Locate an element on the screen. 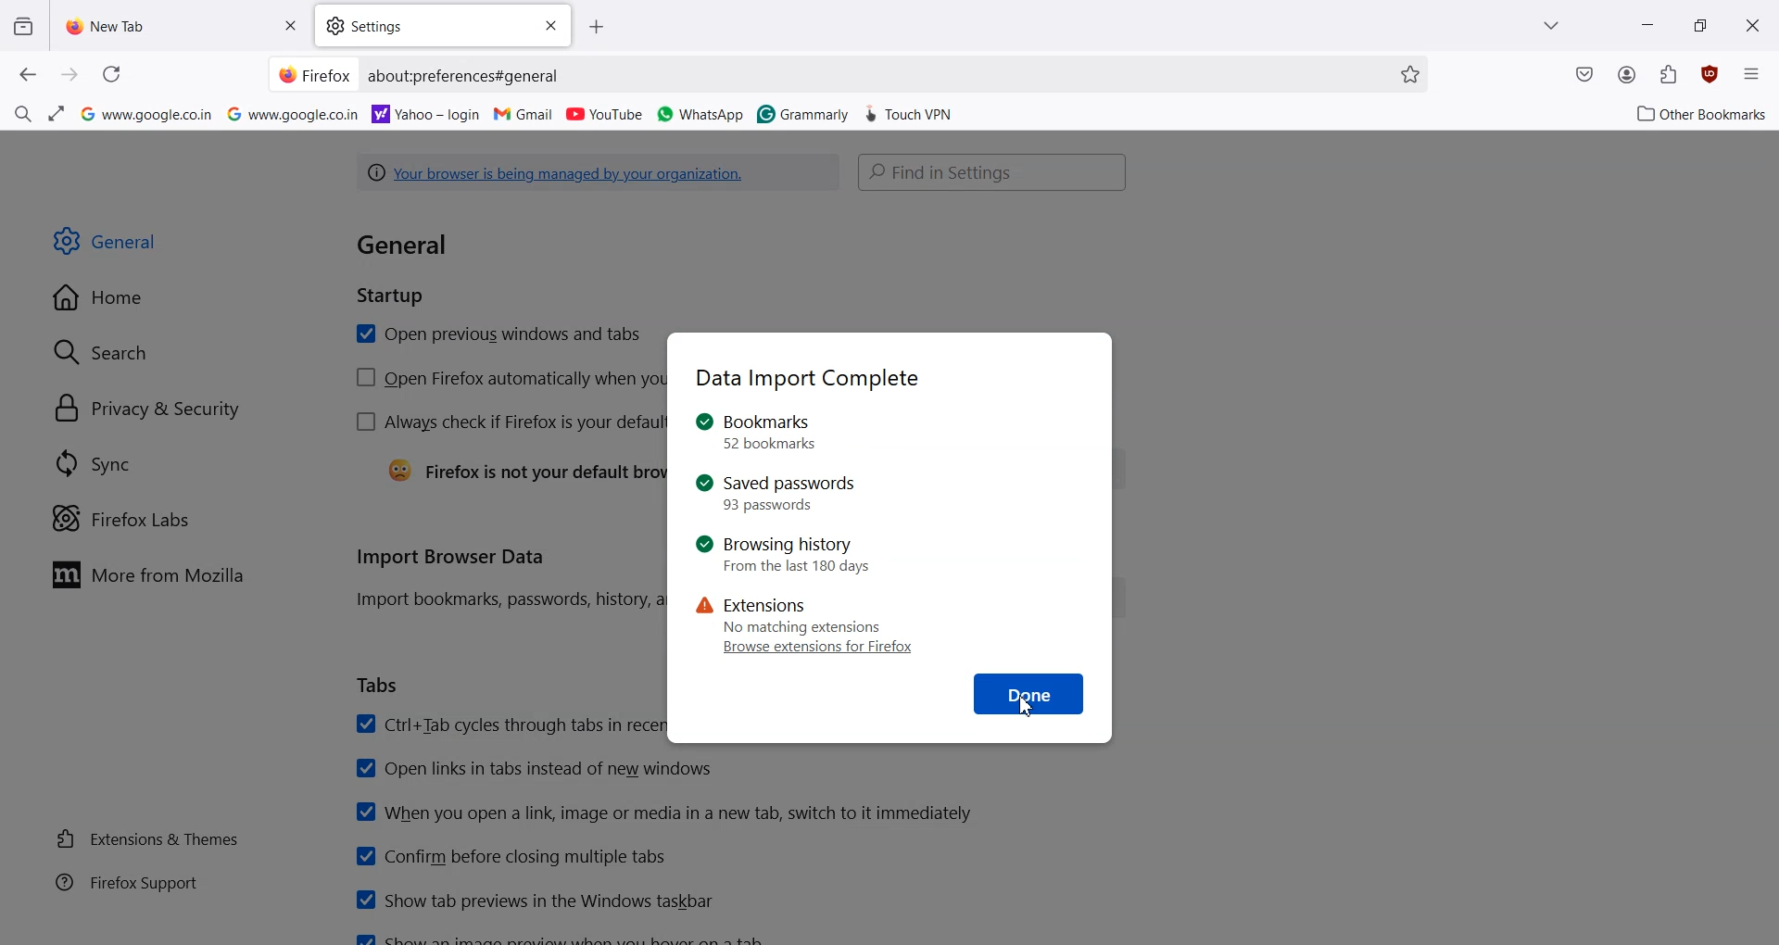 This screenshot has height=945, width=1779. Bookmarks is located at coordinates (776, 433).